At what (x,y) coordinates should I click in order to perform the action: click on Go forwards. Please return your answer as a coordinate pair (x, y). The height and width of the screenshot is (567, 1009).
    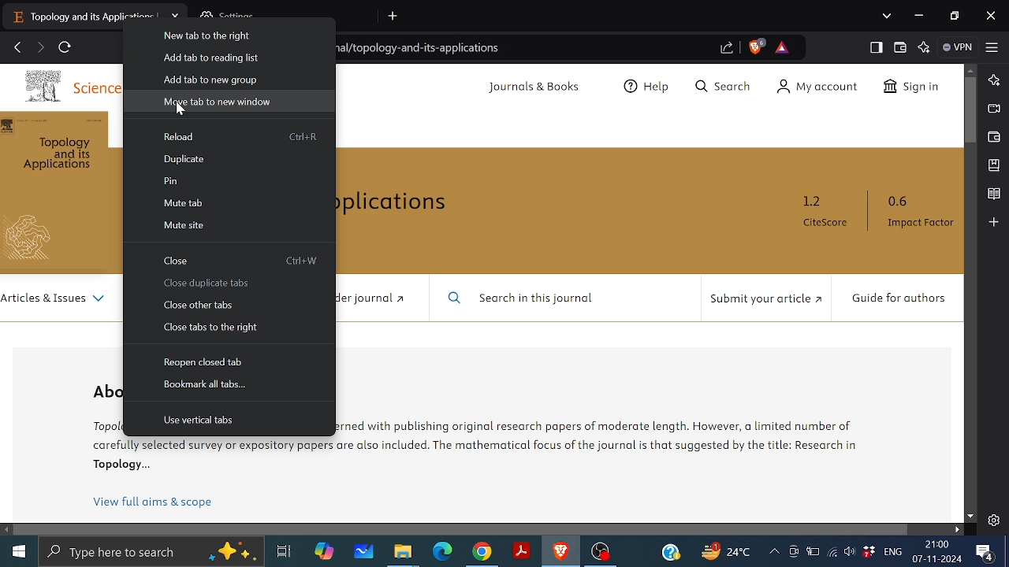
    Looking at the image, I should click on (39, 46).